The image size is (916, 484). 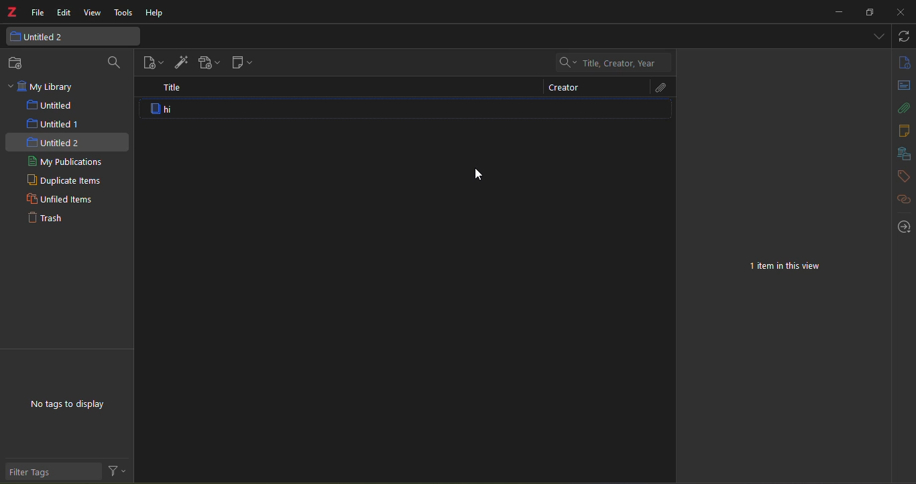 What do you see at coordinates (880, 36) in the screenshot?
I see `dropdown` at bounding box center [880, 36].